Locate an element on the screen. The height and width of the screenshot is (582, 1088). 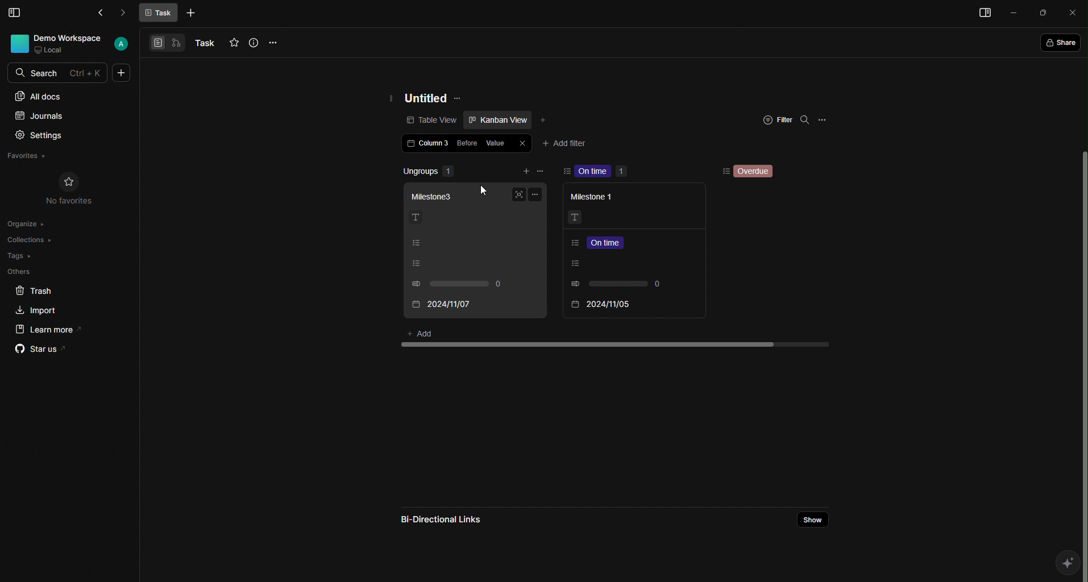
Cursor is located at coordinates (483, 193).